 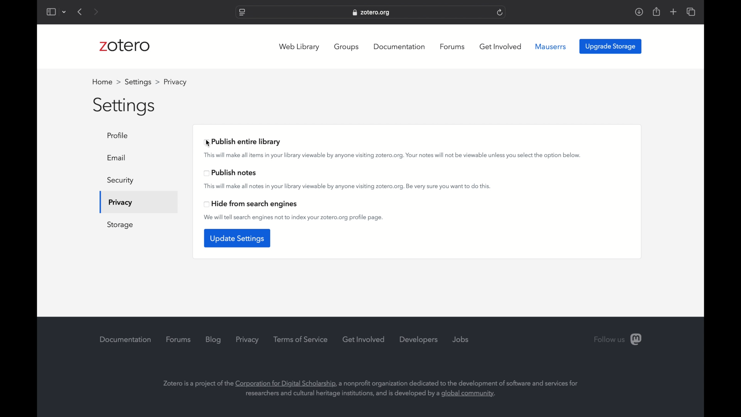 I want to click on this will make all notes in your library viewable by anyone visiting zotero.org. be very sure to do this, so click(x=347, y=186).